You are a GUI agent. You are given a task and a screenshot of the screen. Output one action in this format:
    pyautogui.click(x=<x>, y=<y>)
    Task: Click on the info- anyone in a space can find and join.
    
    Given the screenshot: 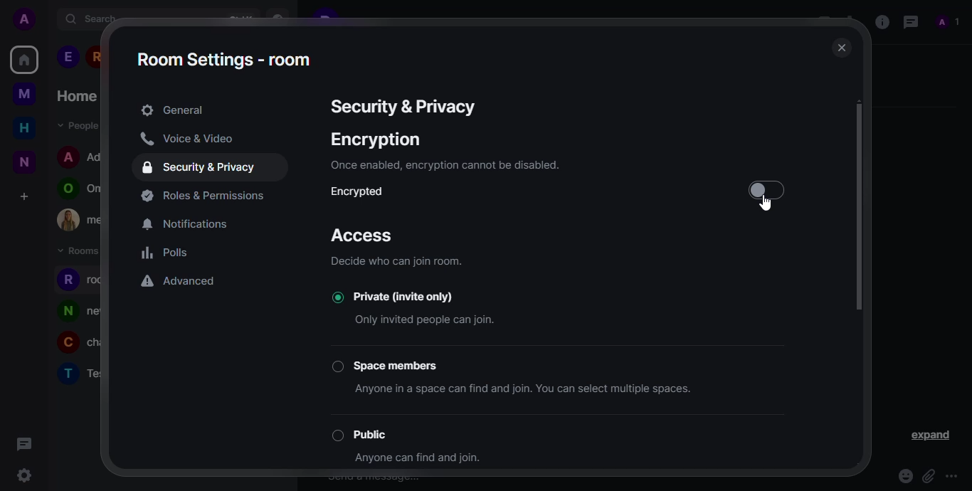 What is the action you would take?
    pyautogui.click(x=522, y=391)
    